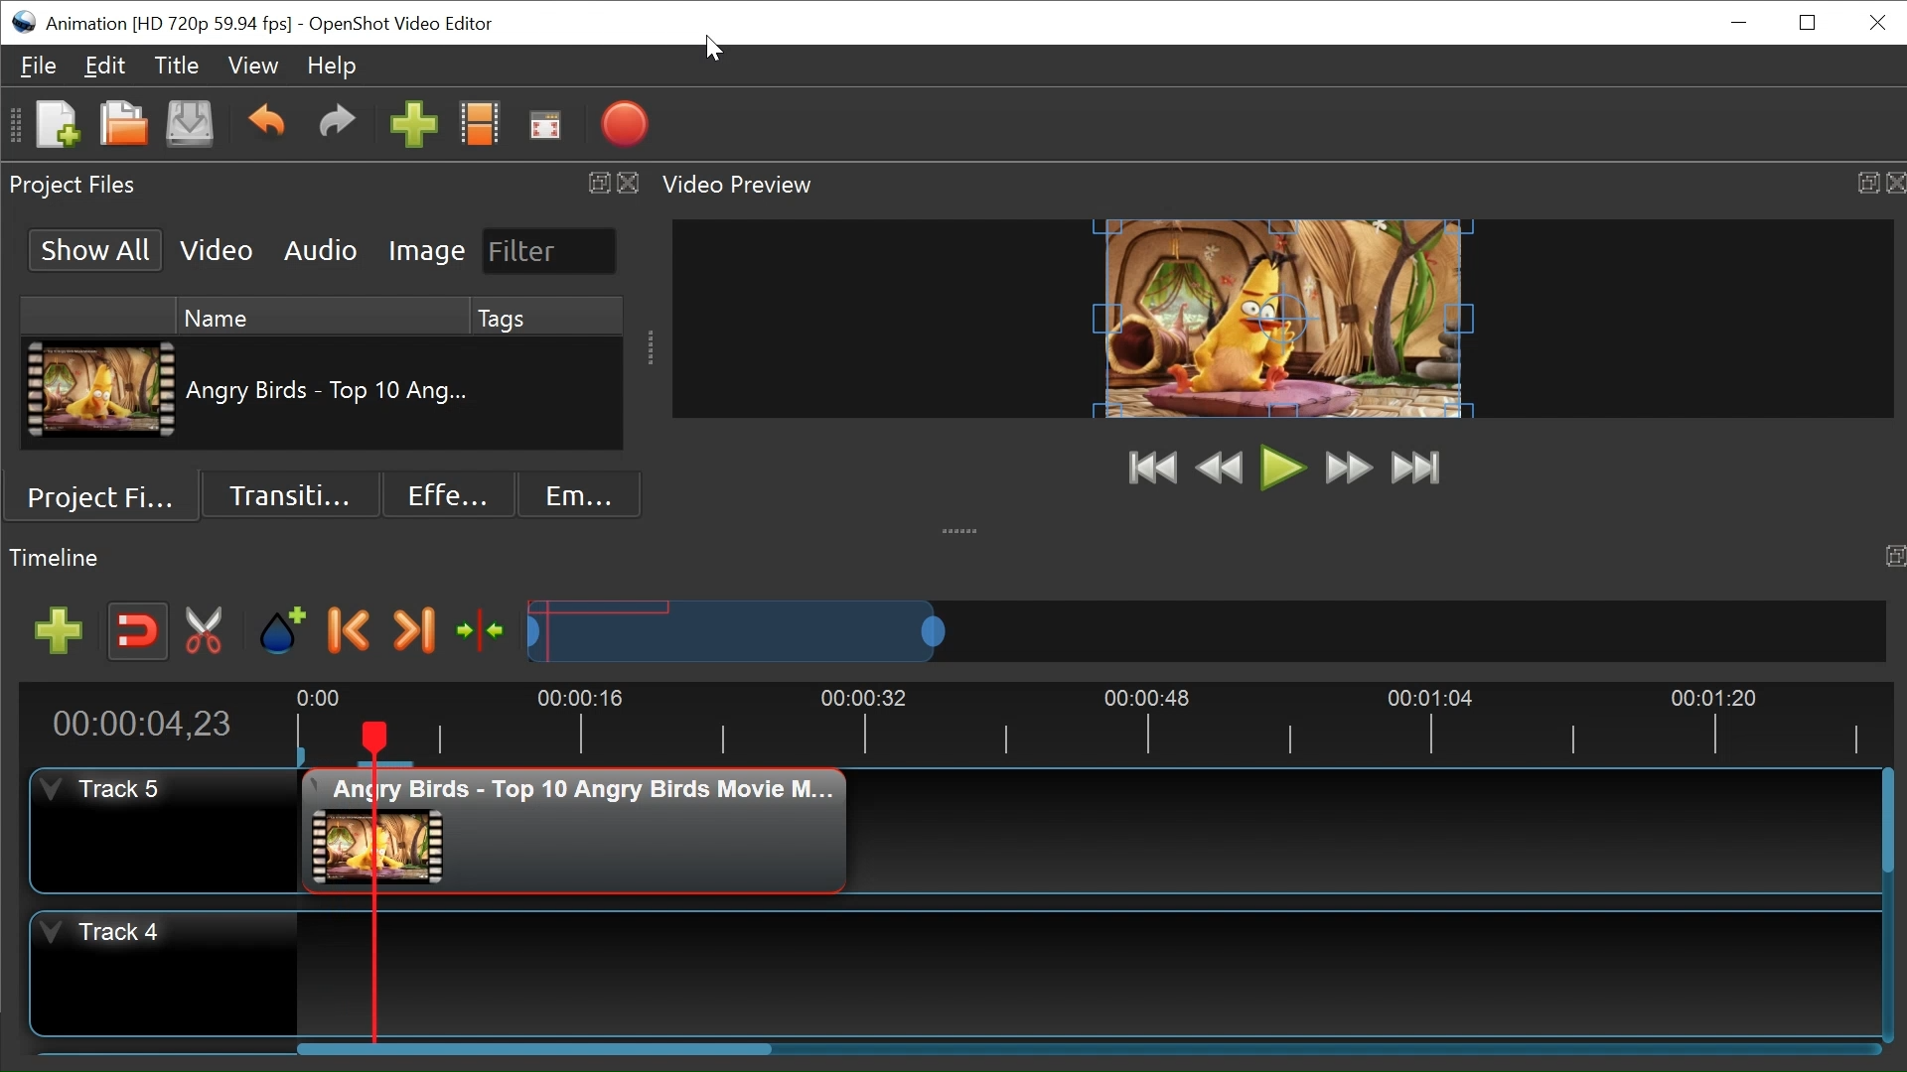 The height and width of the screenshot is (1072, 1907). I want to click on Video, so click(217, 249).